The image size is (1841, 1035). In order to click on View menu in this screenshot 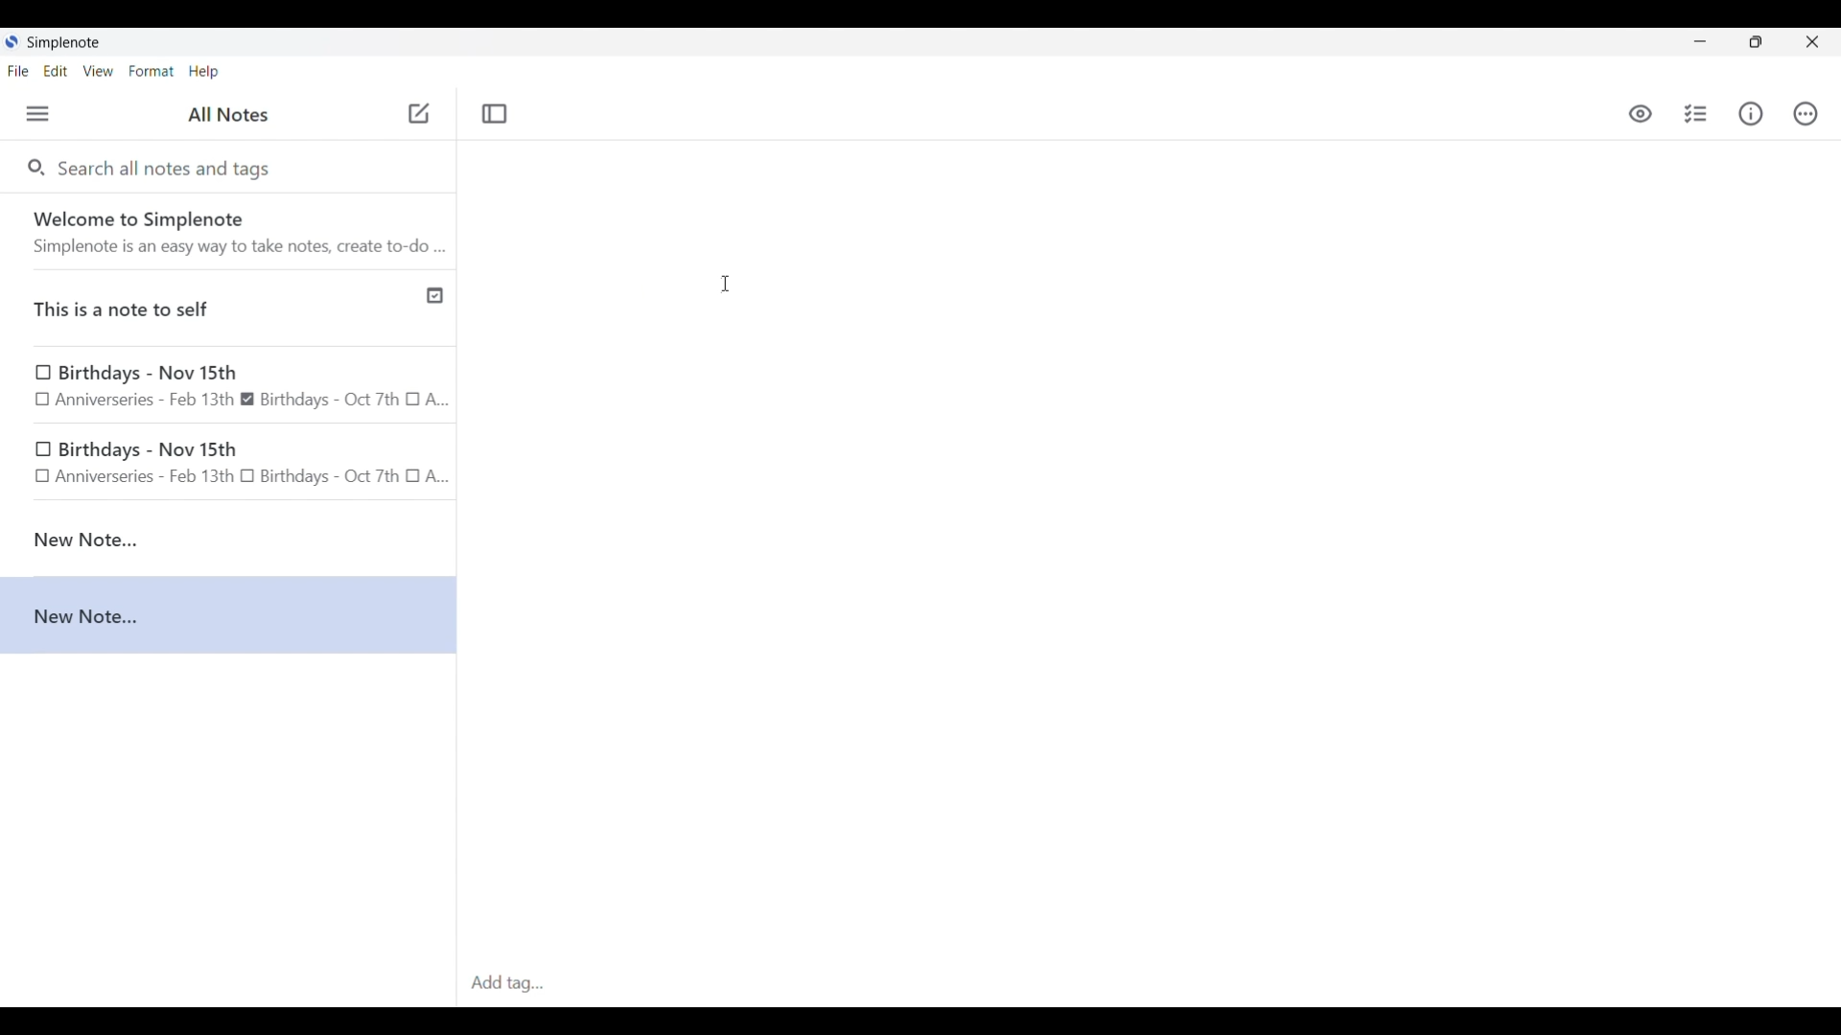, I will do `click(99, 70)`.